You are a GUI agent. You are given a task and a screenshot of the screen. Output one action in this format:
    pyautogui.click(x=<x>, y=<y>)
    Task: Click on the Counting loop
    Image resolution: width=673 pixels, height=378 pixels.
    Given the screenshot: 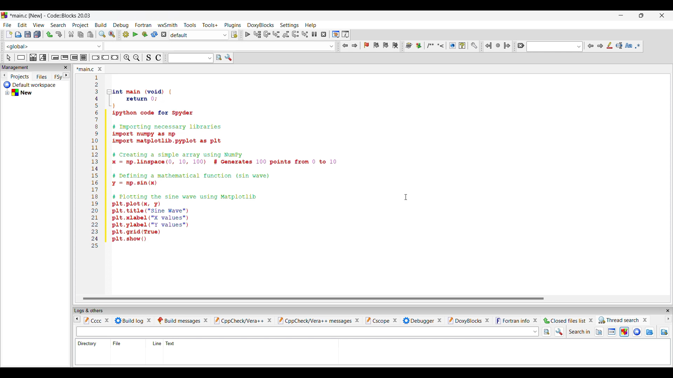 What is the action you would take?
    pyautogui.click(x=73, y=58)
    